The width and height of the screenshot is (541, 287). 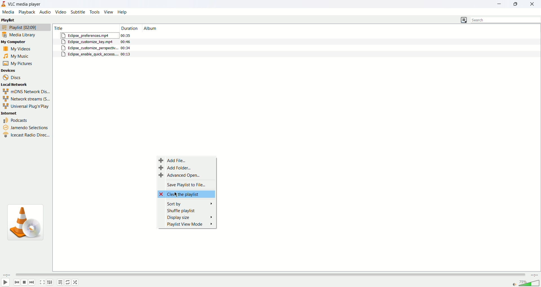 What do you see at coordinates (26, 99) in the screenshot?
I see `network streams` at bounding box center [26, 99].